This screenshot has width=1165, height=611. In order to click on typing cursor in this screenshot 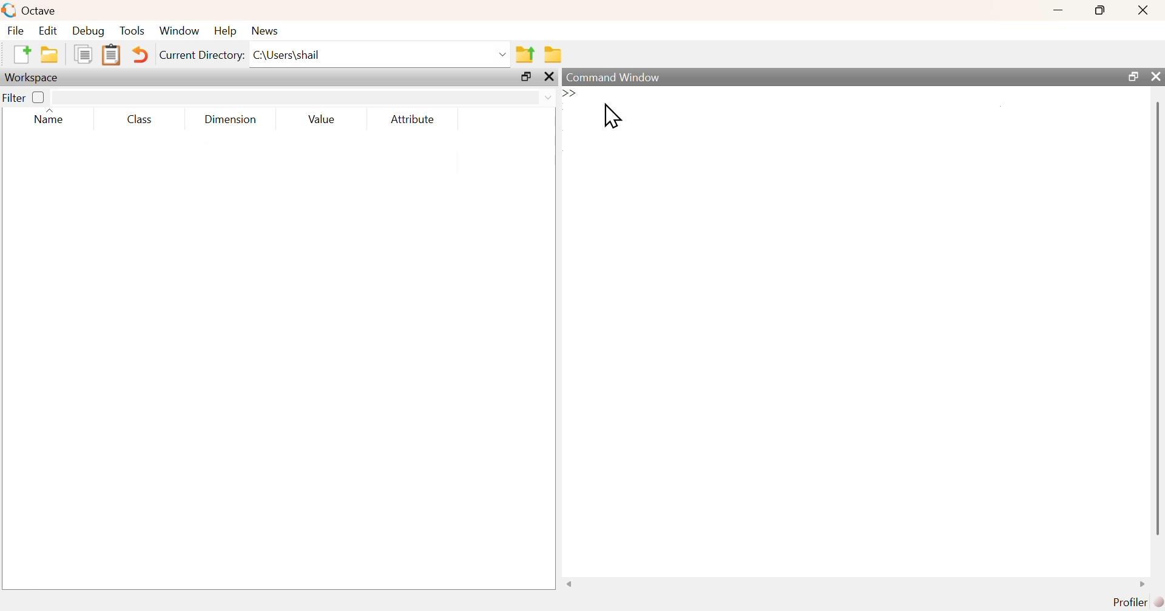, I will do `click(575, 93)`.